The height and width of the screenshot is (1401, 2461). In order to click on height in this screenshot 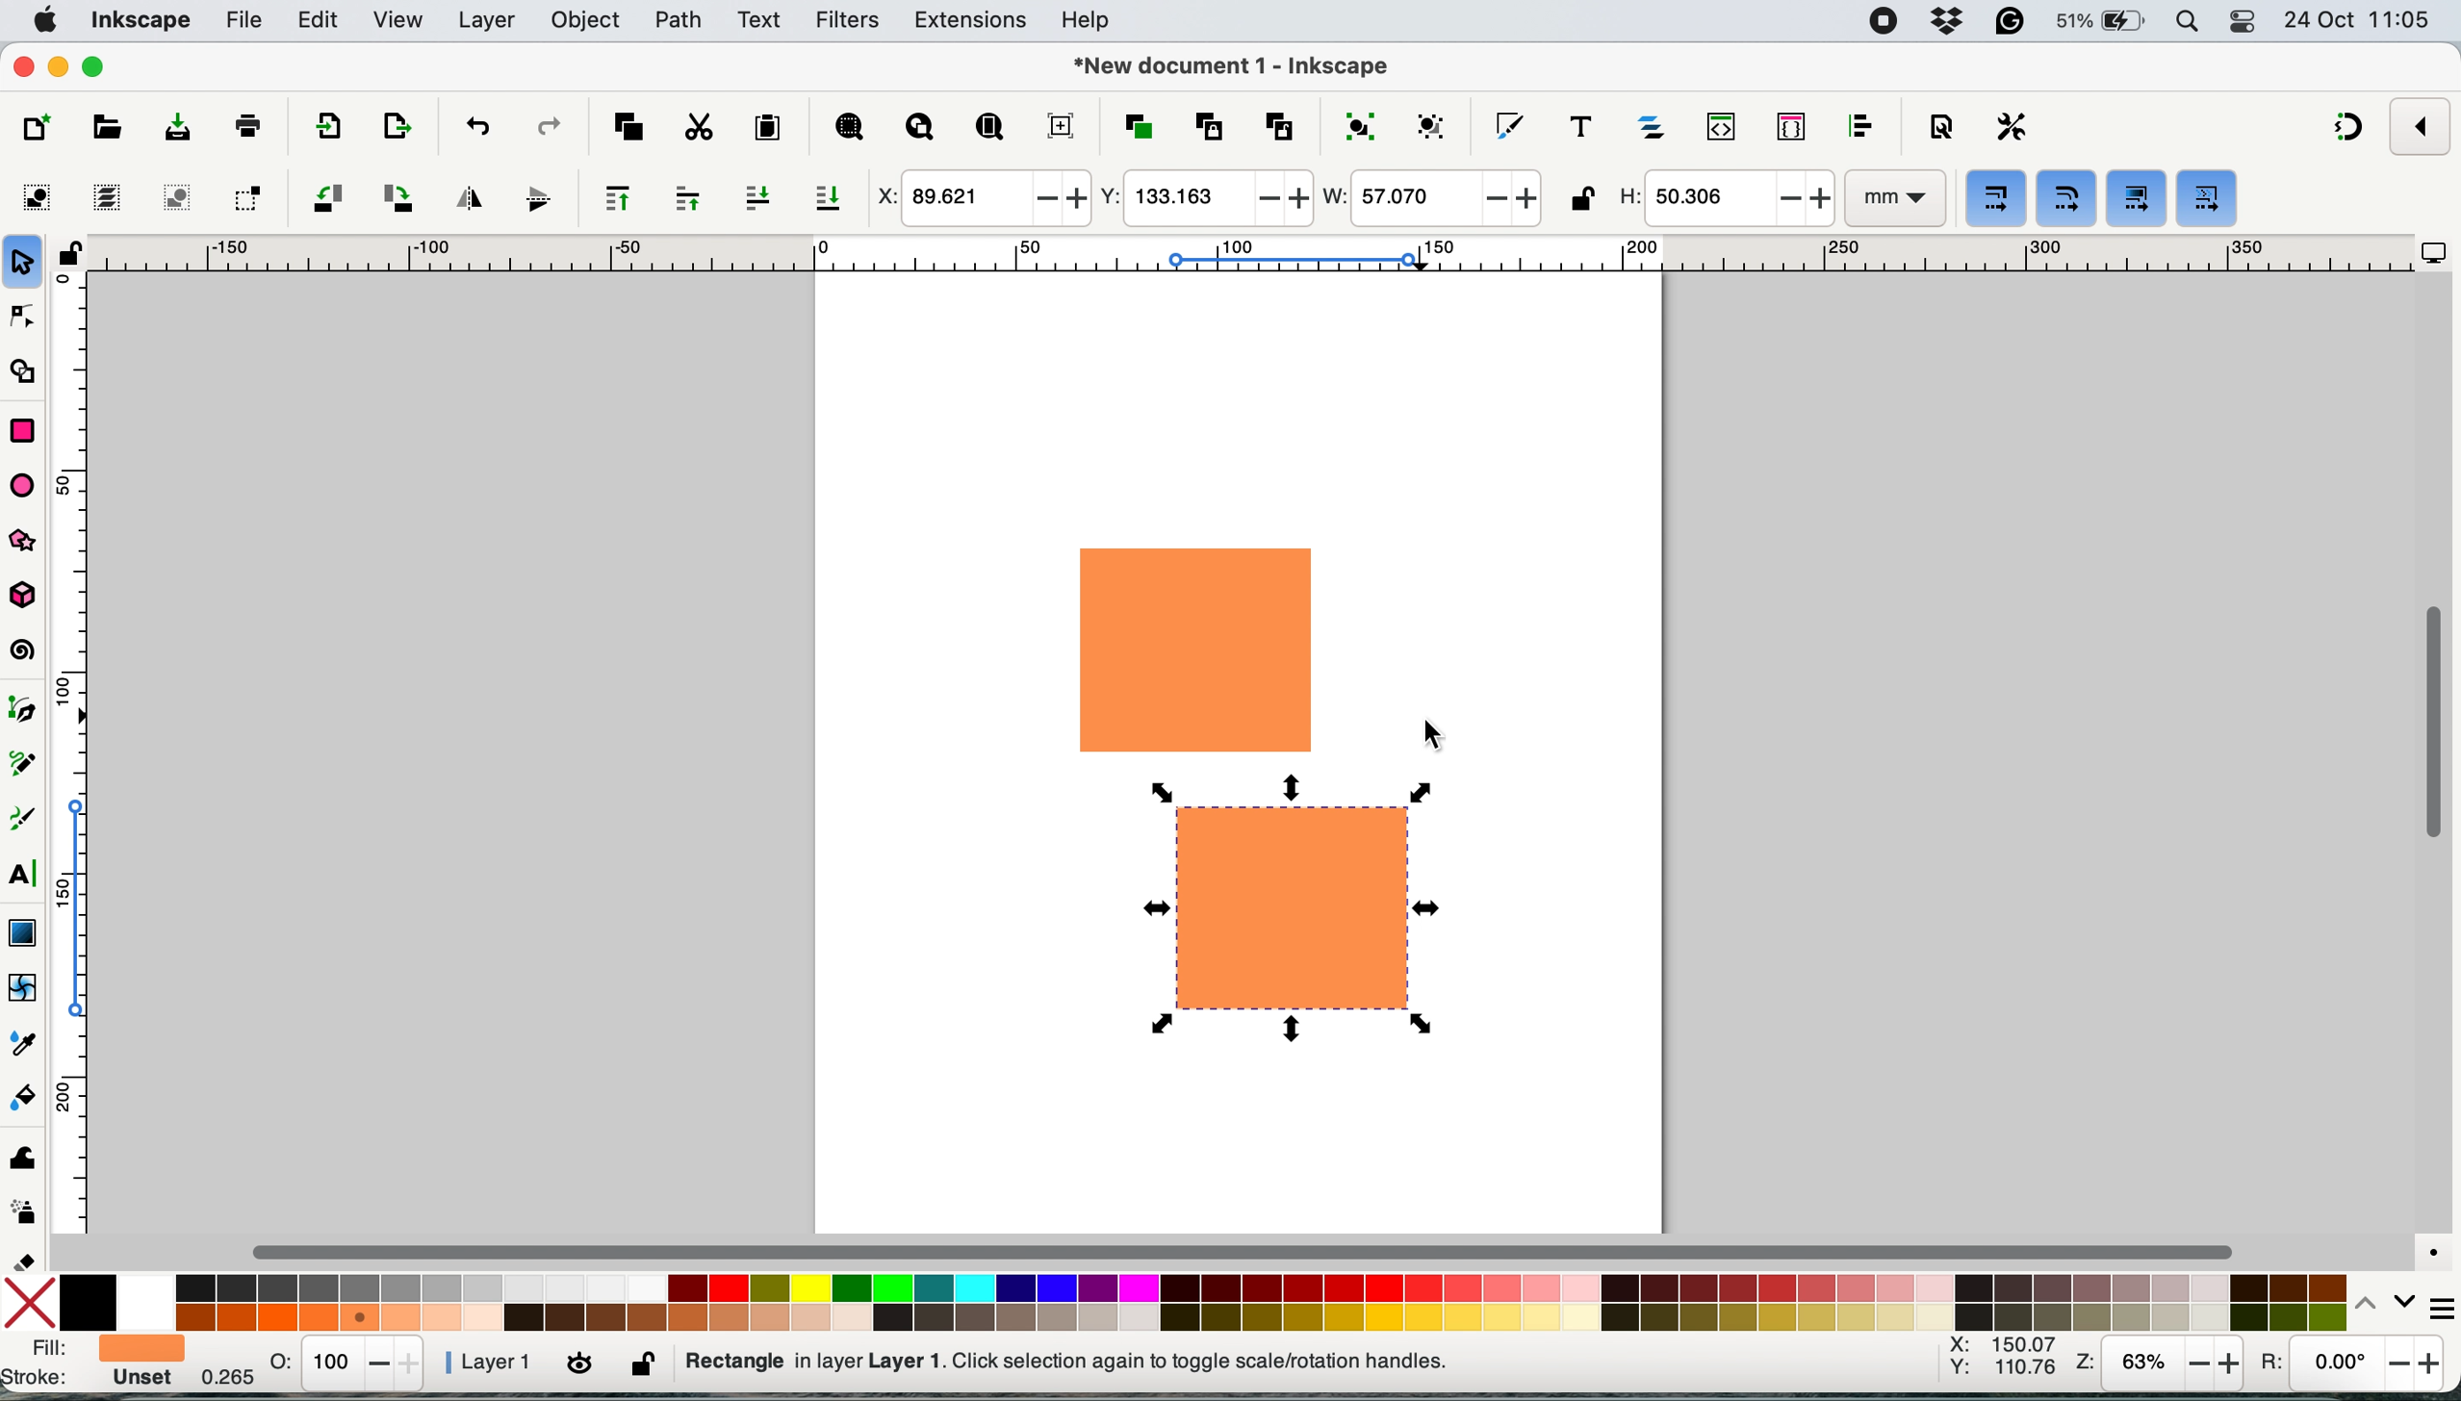, I will do `click(1723, 198)`.